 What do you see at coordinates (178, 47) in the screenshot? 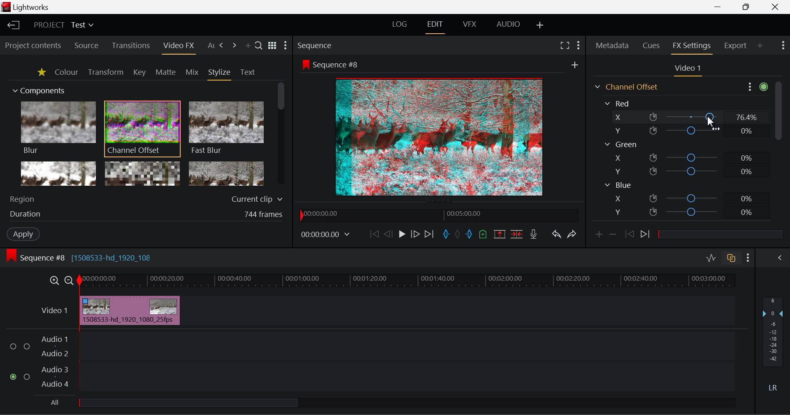
I see `Video FX` at bounding box center [178, 47].